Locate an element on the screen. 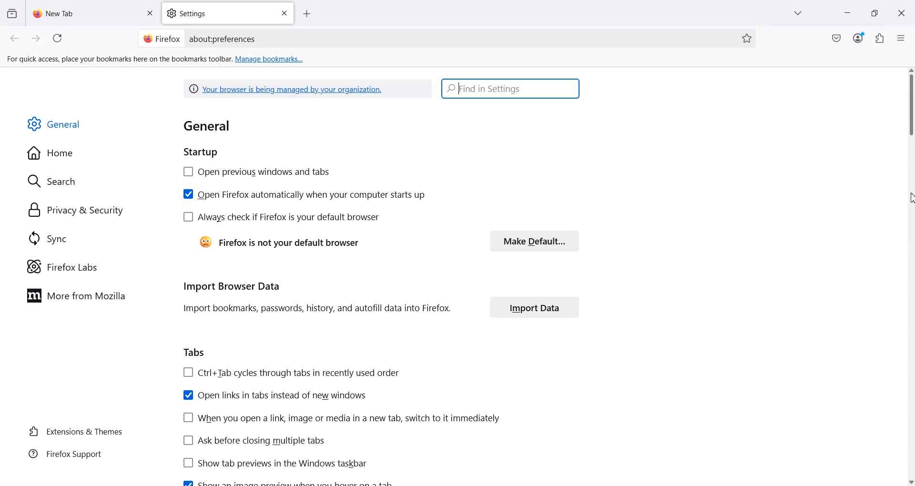  @ Firefox Support is located at coordinates (65, 453).